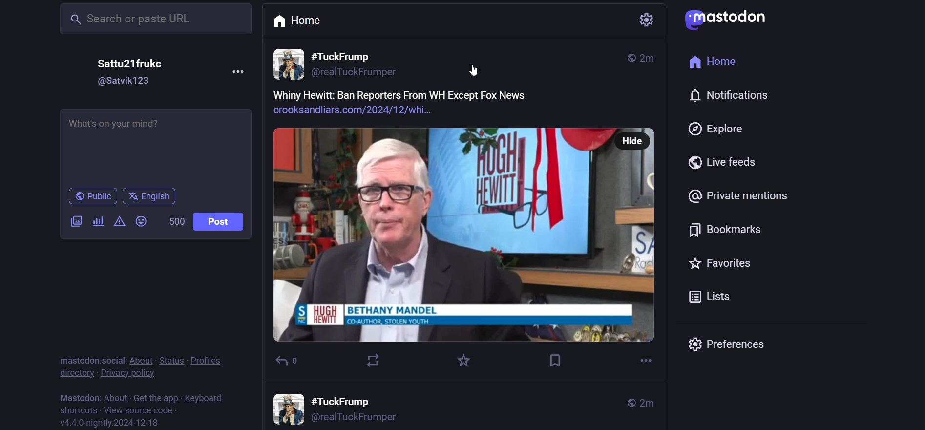 Image resolution: width=925 pixels, height=430 pixels. What do you see at coordinates (471, 69) in the screenshot?
I see `cursor` at bounding box center [471, 69].